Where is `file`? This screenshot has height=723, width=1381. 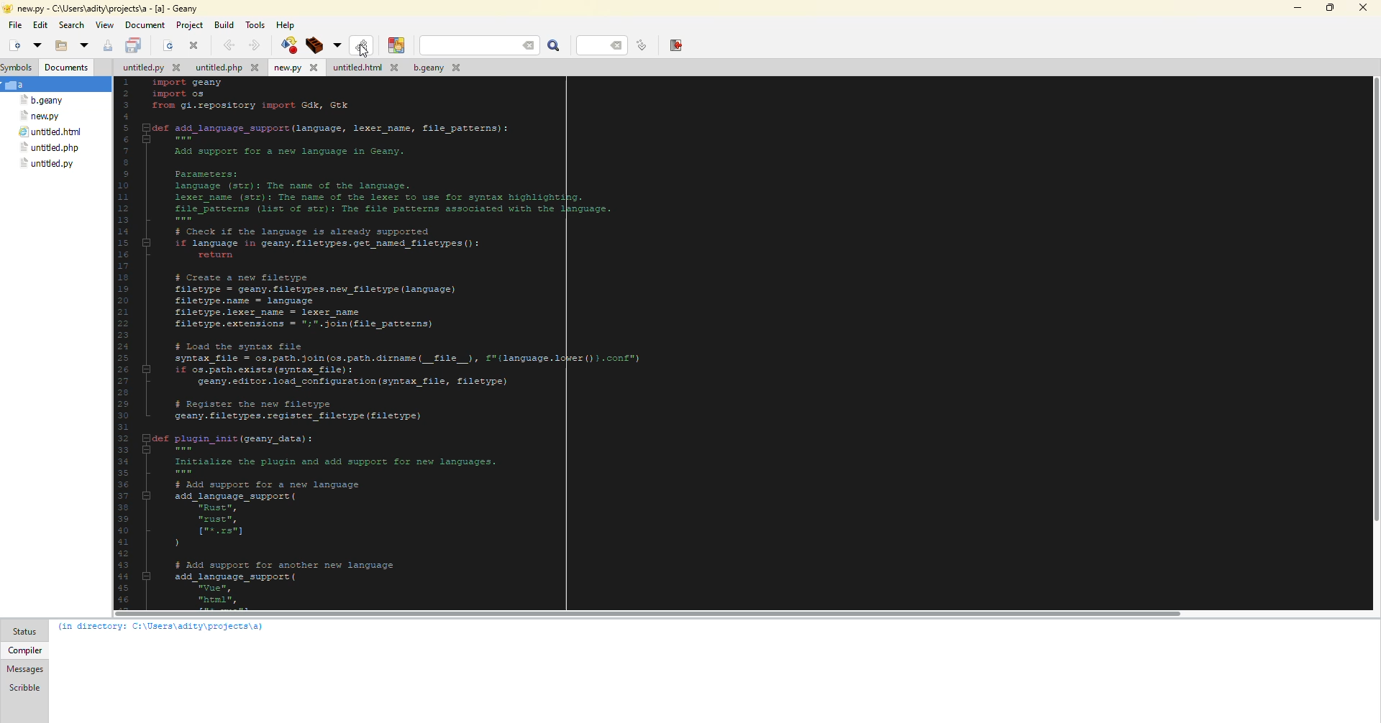 file is located at coordinates (44, 101).